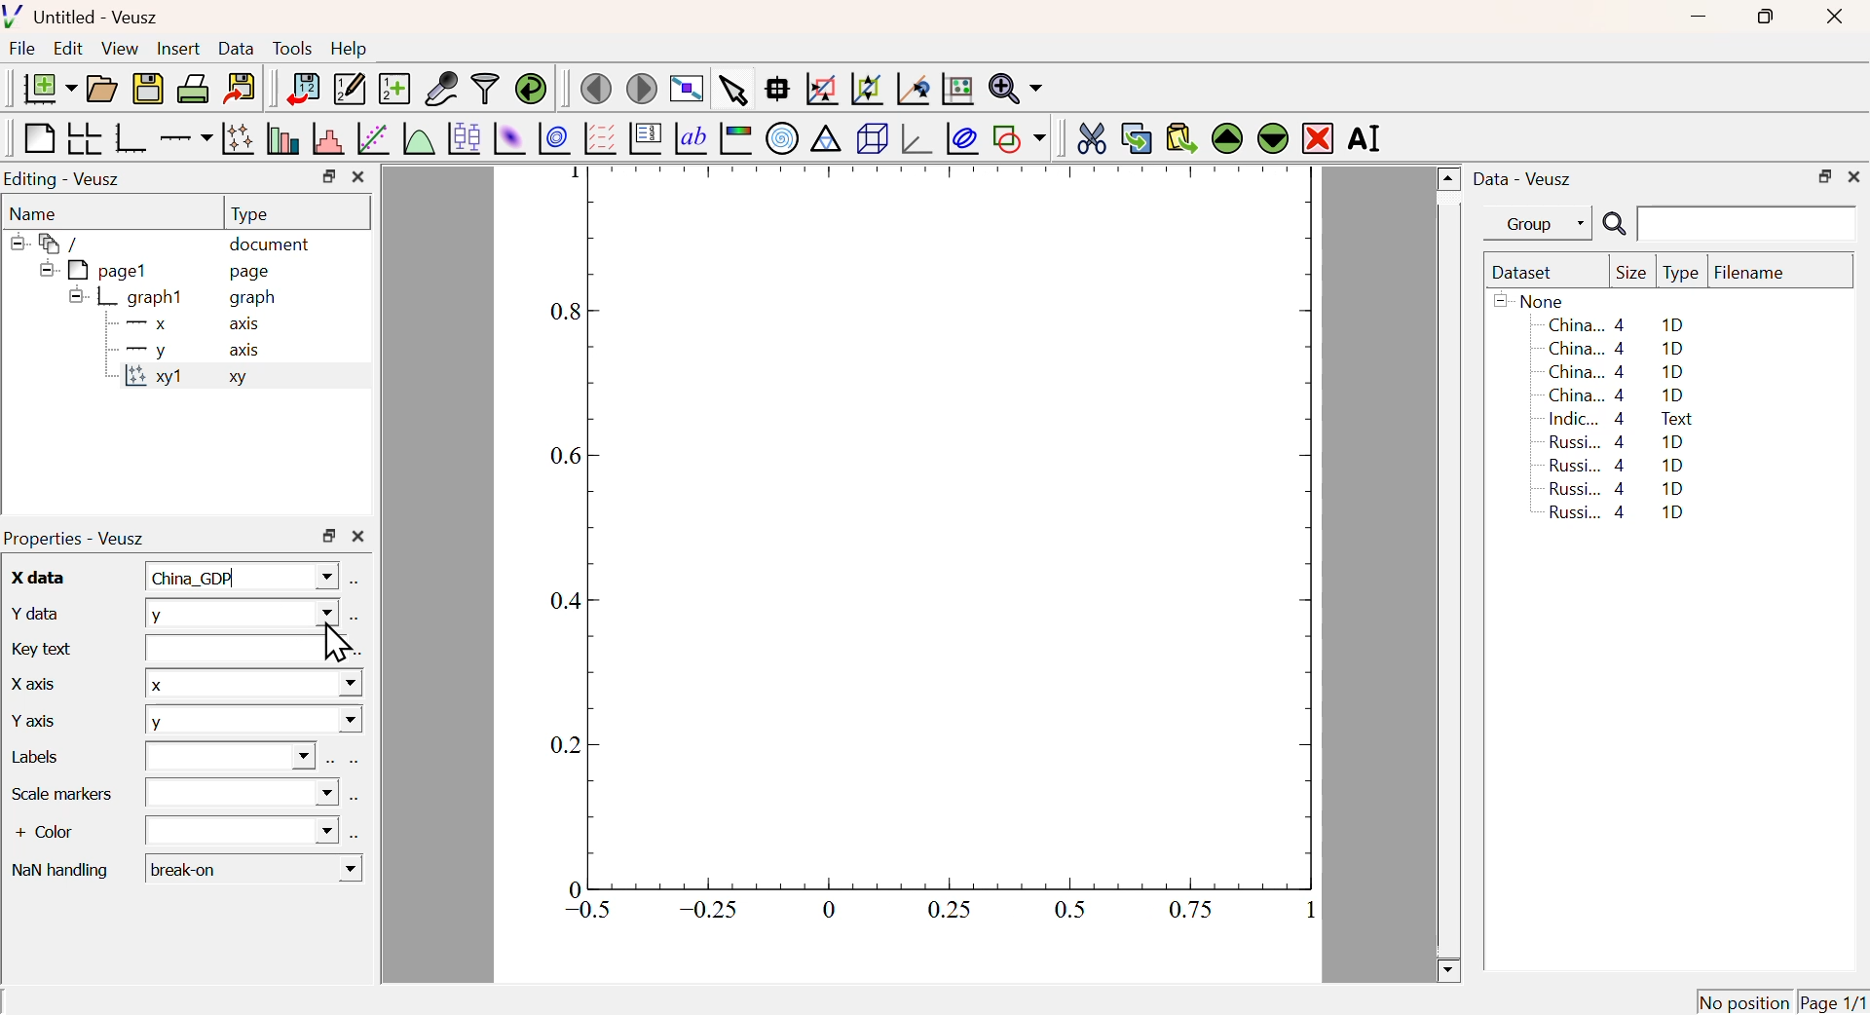  I want to click on Russi... 4 1D, so click(1621, 514).